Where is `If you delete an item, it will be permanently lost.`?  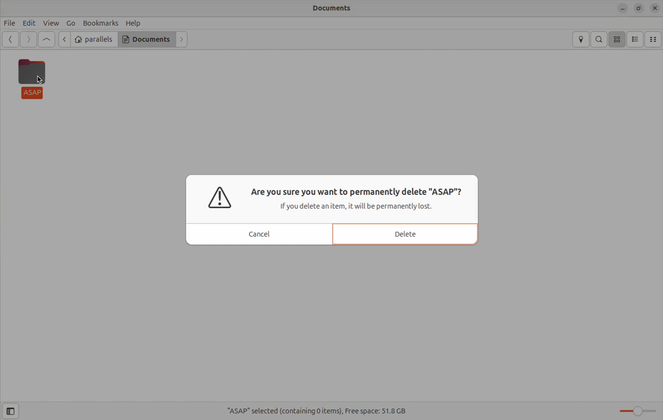
If you delete an item, it will be permanently lost. is located at coordinates (360, 207).